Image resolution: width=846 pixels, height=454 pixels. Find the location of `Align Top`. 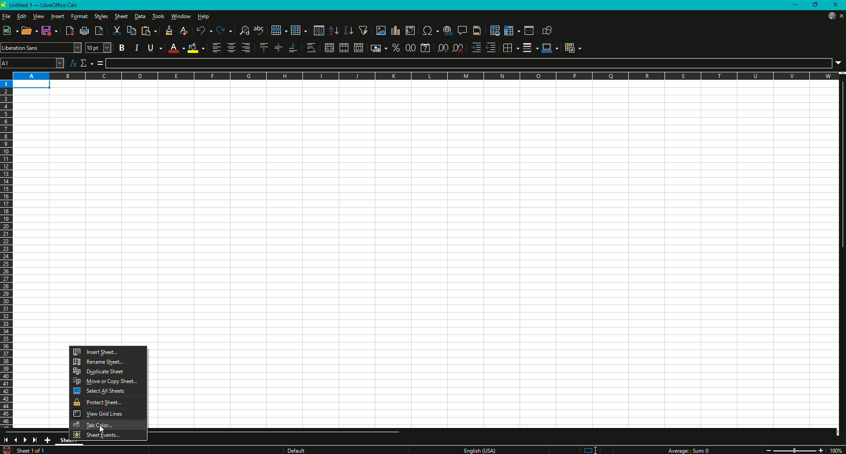

Align Top is located at coordinates (264, 48).